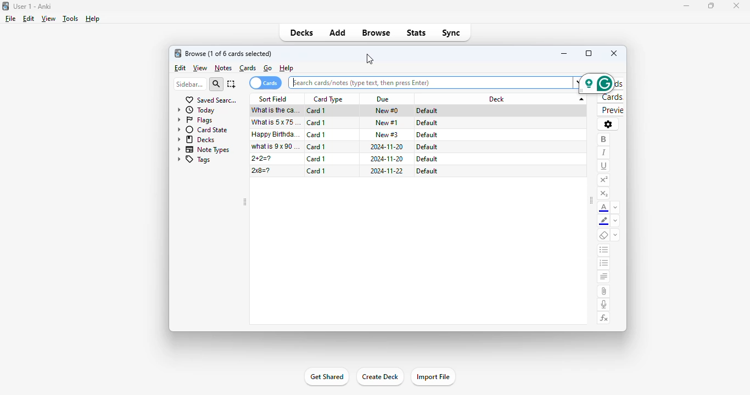  What do you see at coordinates (506, 99) in the screenshot?
I see `deck` at bounding box center [506, 99].